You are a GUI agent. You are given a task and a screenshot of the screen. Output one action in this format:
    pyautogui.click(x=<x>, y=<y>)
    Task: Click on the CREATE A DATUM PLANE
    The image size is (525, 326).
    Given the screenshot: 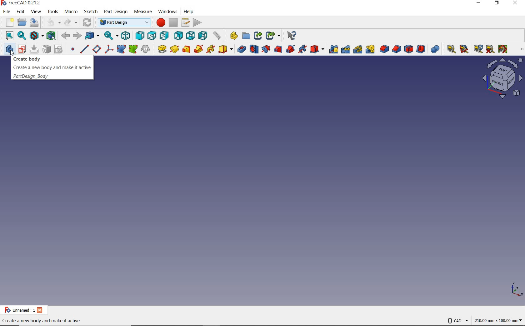 What is the action you would take?
    pyautogui.click(x=97, y=49)
    